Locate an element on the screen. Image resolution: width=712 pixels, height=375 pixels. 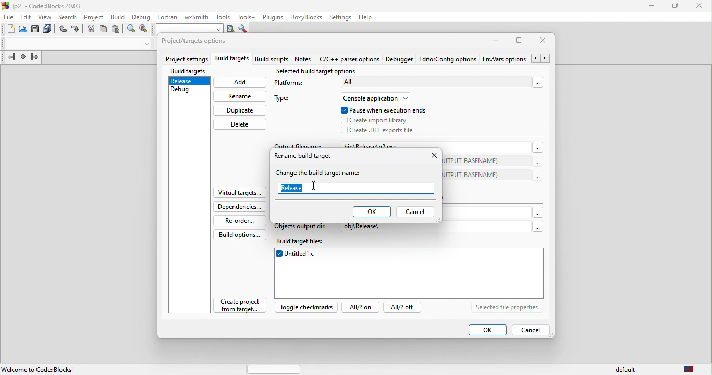
find is located at coordinates (131, 30).